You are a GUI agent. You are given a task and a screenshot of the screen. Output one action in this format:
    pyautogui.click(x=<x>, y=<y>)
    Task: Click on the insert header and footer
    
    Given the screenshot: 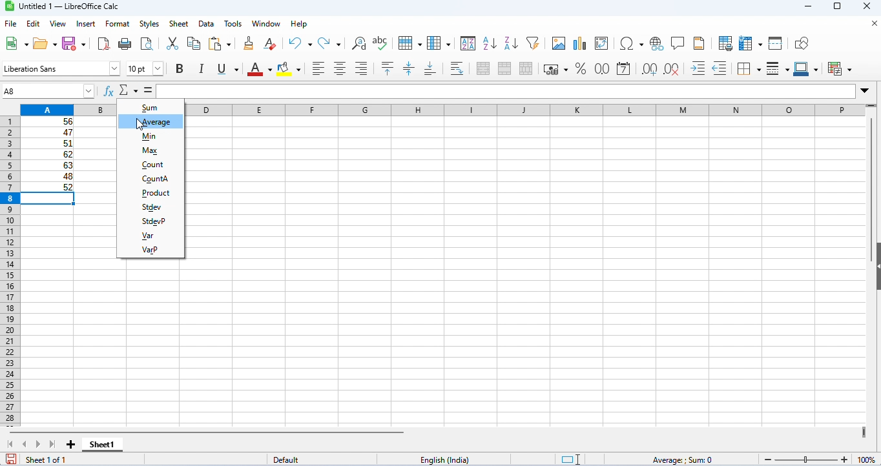 What is the action you would take?
    pyautogui.click(x=699, y=43)
    